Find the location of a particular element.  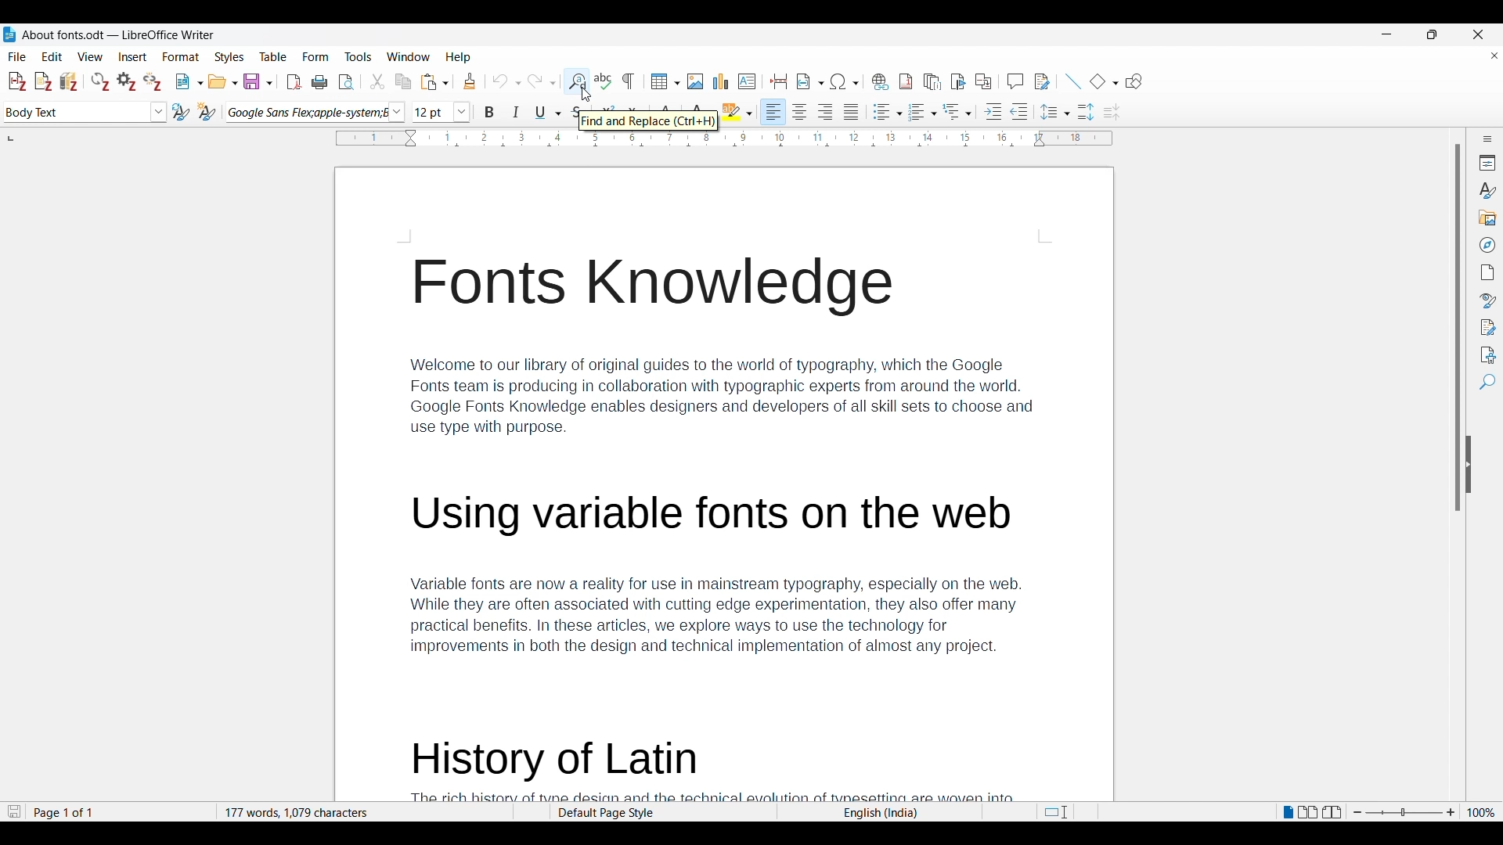

Insert graph is located at coordinates (721, 81).